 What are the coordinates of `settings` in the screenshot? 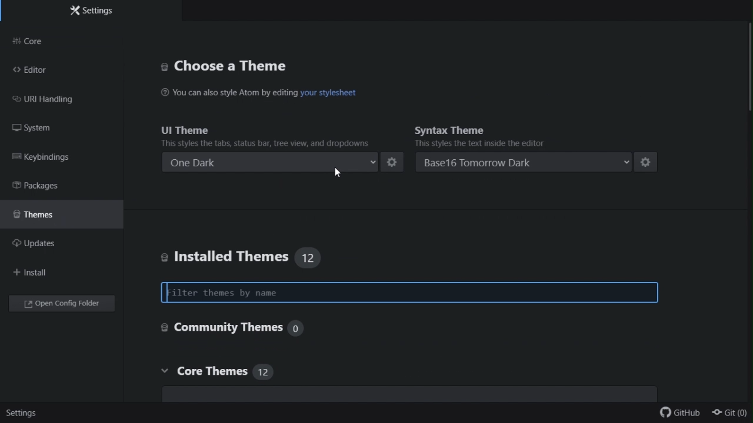 It's located at (649, 161).